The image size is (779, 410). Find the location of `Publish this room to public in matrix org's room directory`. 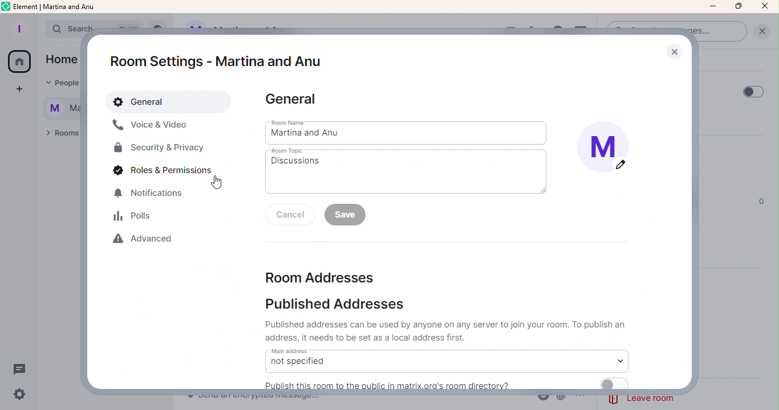

Publish this room to public in matrix org's room directory is located at coordinates (445, 383).